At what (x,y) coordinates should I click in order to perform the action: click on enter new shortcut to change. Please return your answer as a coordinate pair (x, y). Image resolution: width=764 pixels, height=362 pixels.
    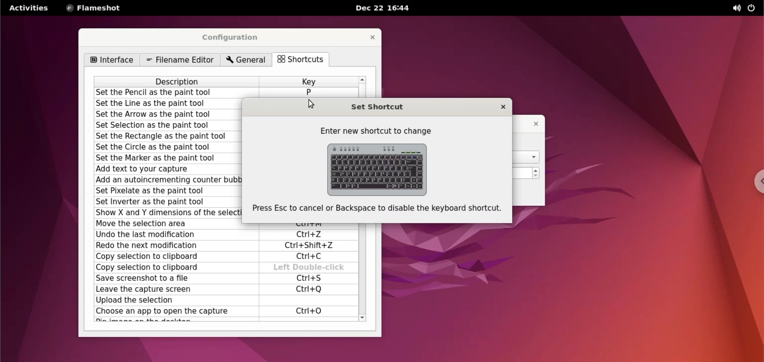
    Looking at the image, I should click on (378, 130).